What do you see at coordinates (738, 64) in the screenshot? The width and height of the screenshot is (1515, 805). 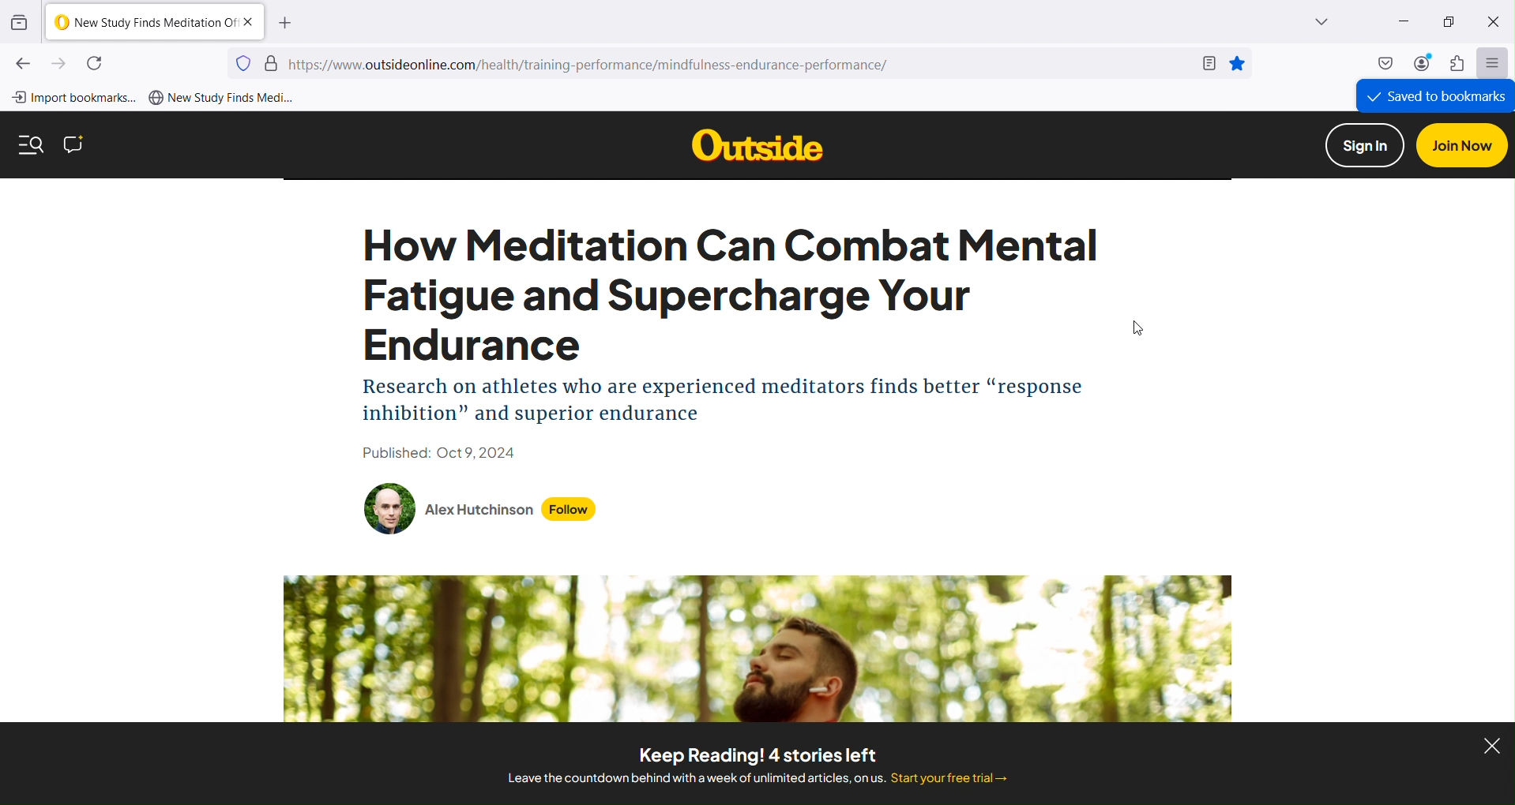 I see `Current Webpage URL` at bounding box center [738, 64].